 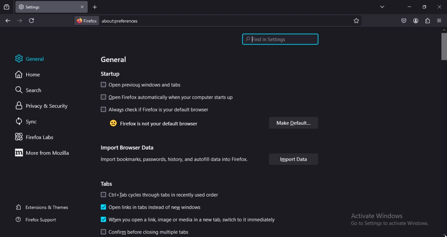 What do you see at coordinates (403, 20) in the screenshot?
I see `save to pocket` at bounding box center [403, 20].